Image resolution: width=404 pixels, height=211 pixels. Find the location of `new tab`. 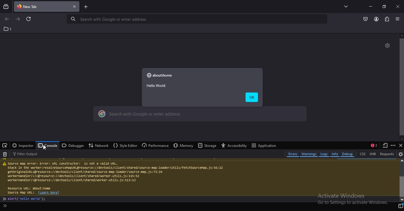

new tab is located at coordinates (86, 7).